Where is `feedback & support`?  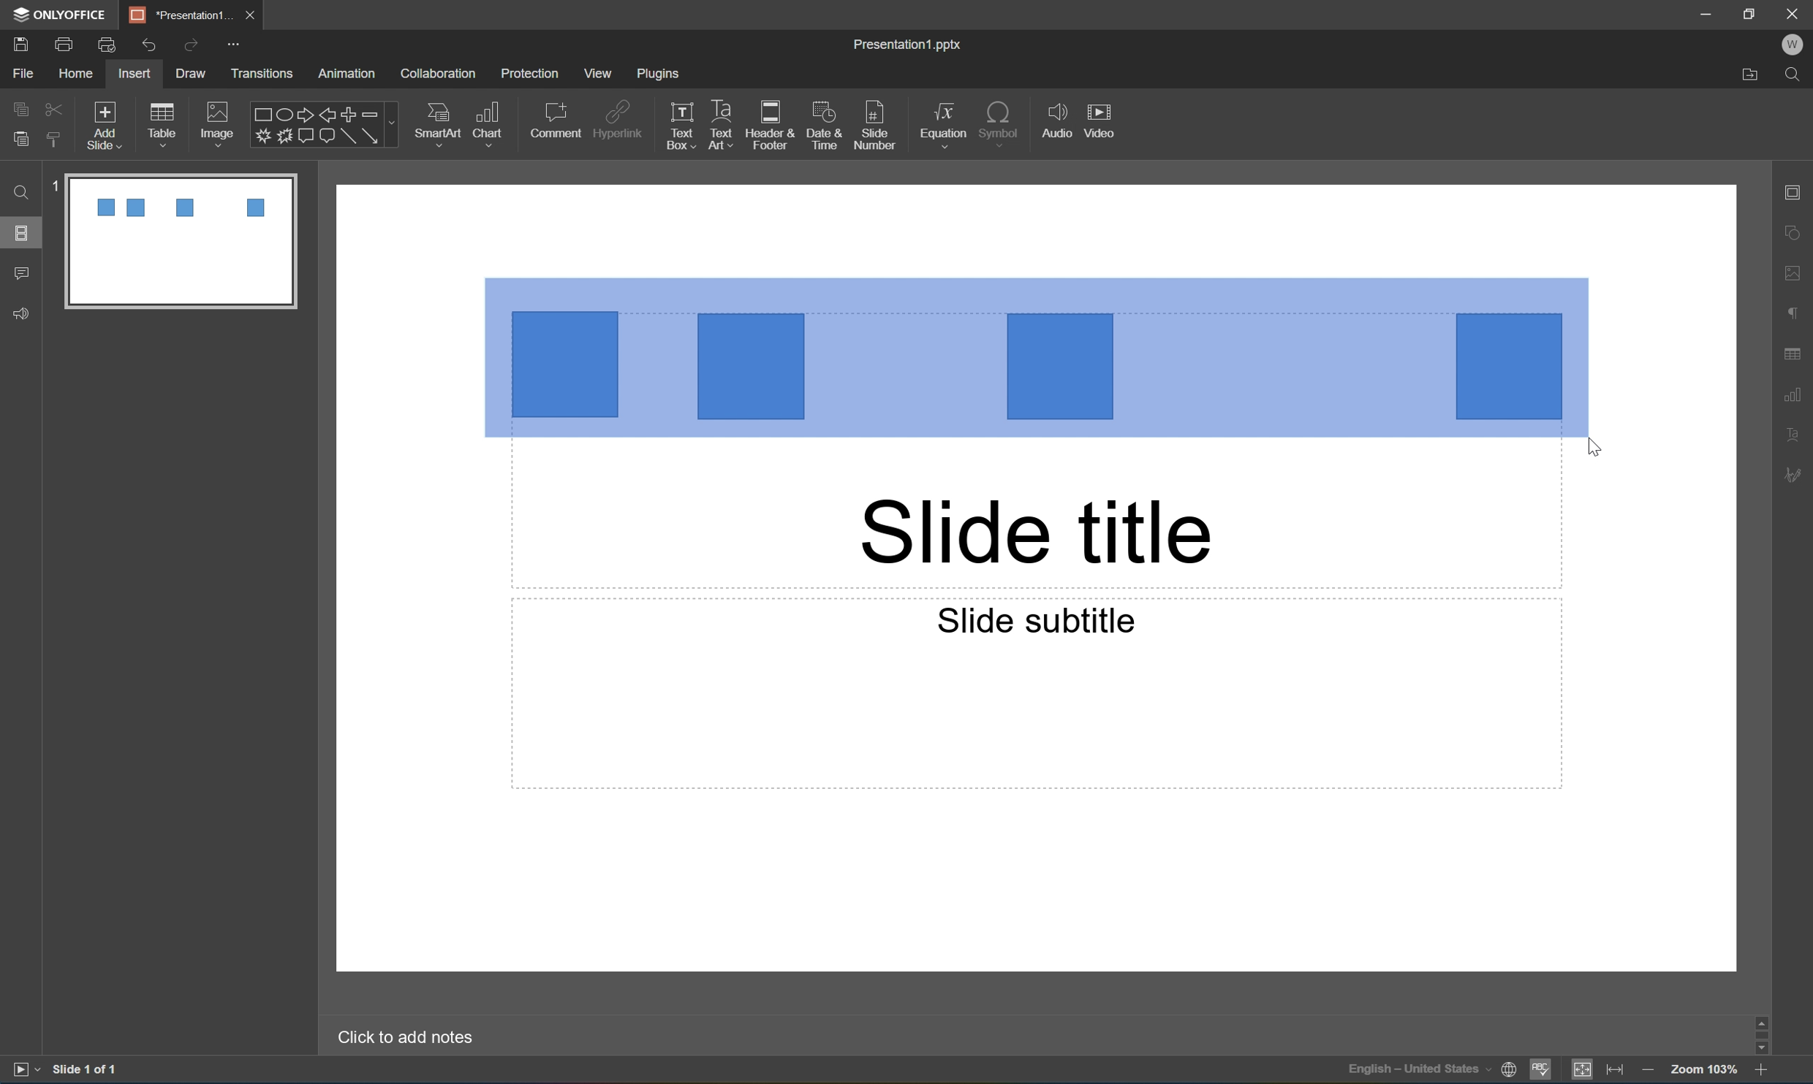
feedback & support is located at coordinates (20, 314).